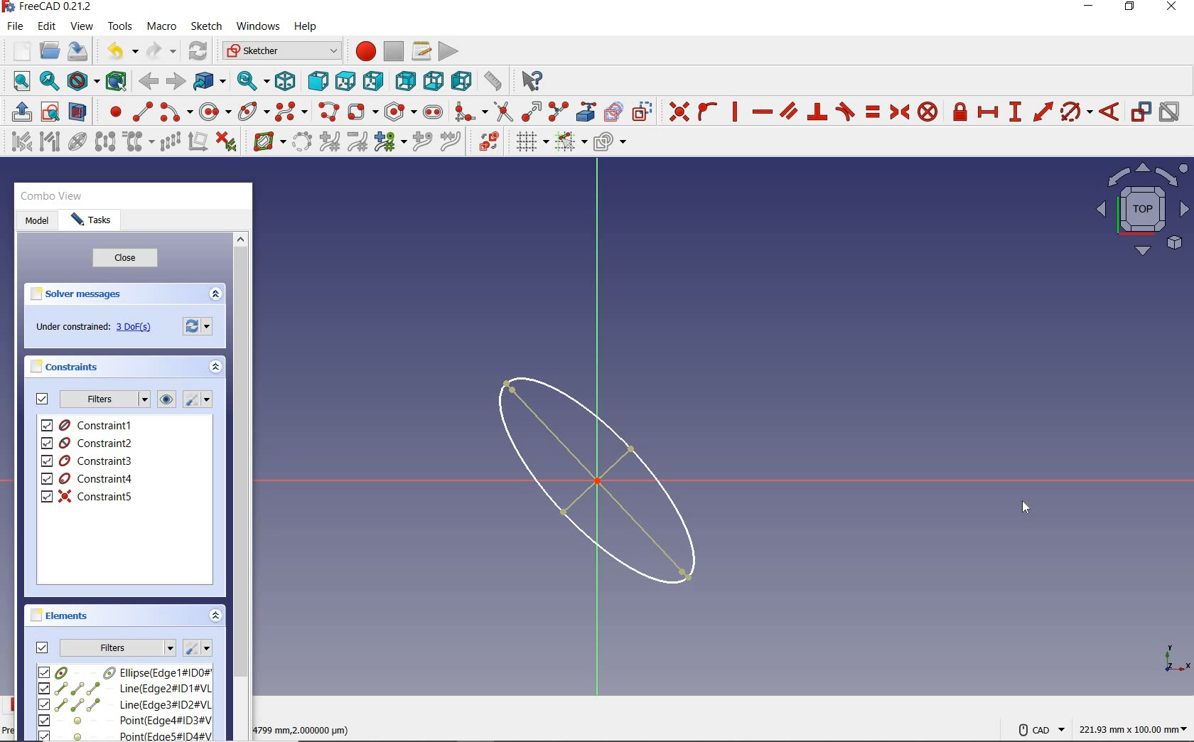 Image resolution: width=1194 pixels, height=742 pixels. What do you see at coordinates (87, 479) in the screenshot?
I see `constraint4` at bounding box center [87, 479].